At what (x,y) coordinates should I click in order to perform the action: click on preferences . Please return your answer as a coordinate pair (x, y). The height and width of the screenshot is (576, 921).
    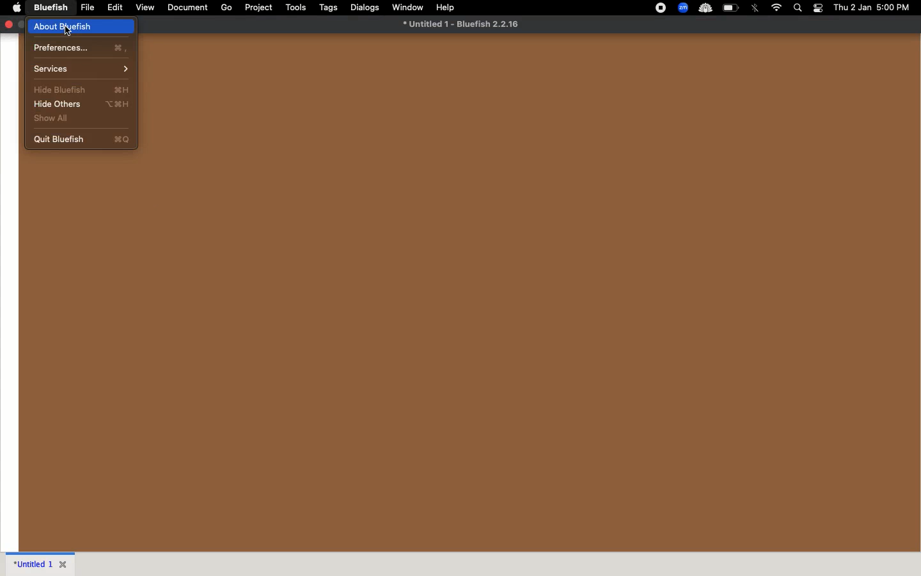
    Looking at the image, I should click on (78, 48).